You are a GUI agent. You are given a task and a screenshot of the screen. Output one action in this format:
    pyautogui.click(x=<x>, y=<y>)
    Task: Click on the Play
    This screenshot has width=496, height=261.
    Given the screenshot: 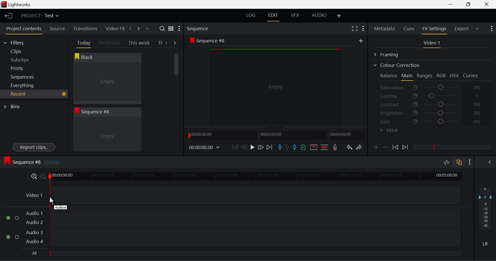 What is the action you would take?
    pyautogui.click(x=252, y=148)
    